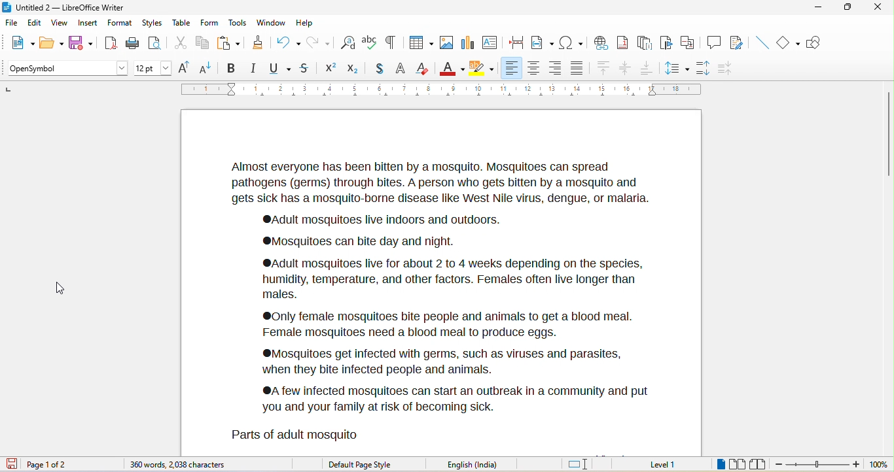  What do you see at coordinates (331, 68) in the screenshot?
I see `superscript` at bounding box center [331, 68].